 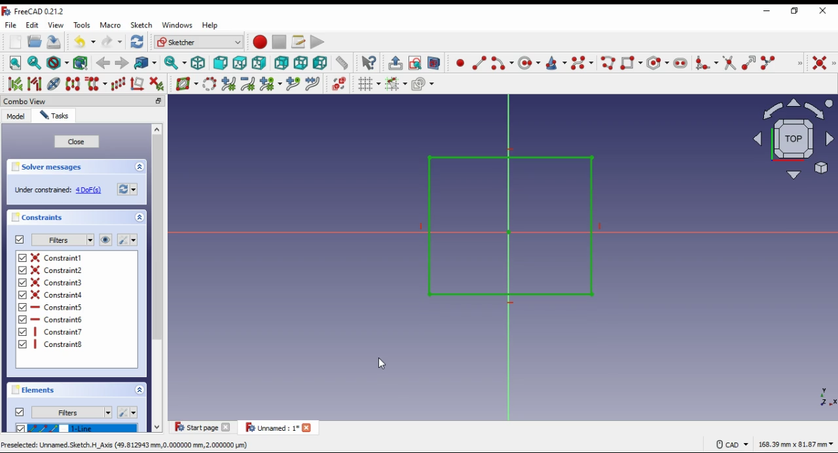 I want to click on remove all axes alignment, so click(x=137, y=83).